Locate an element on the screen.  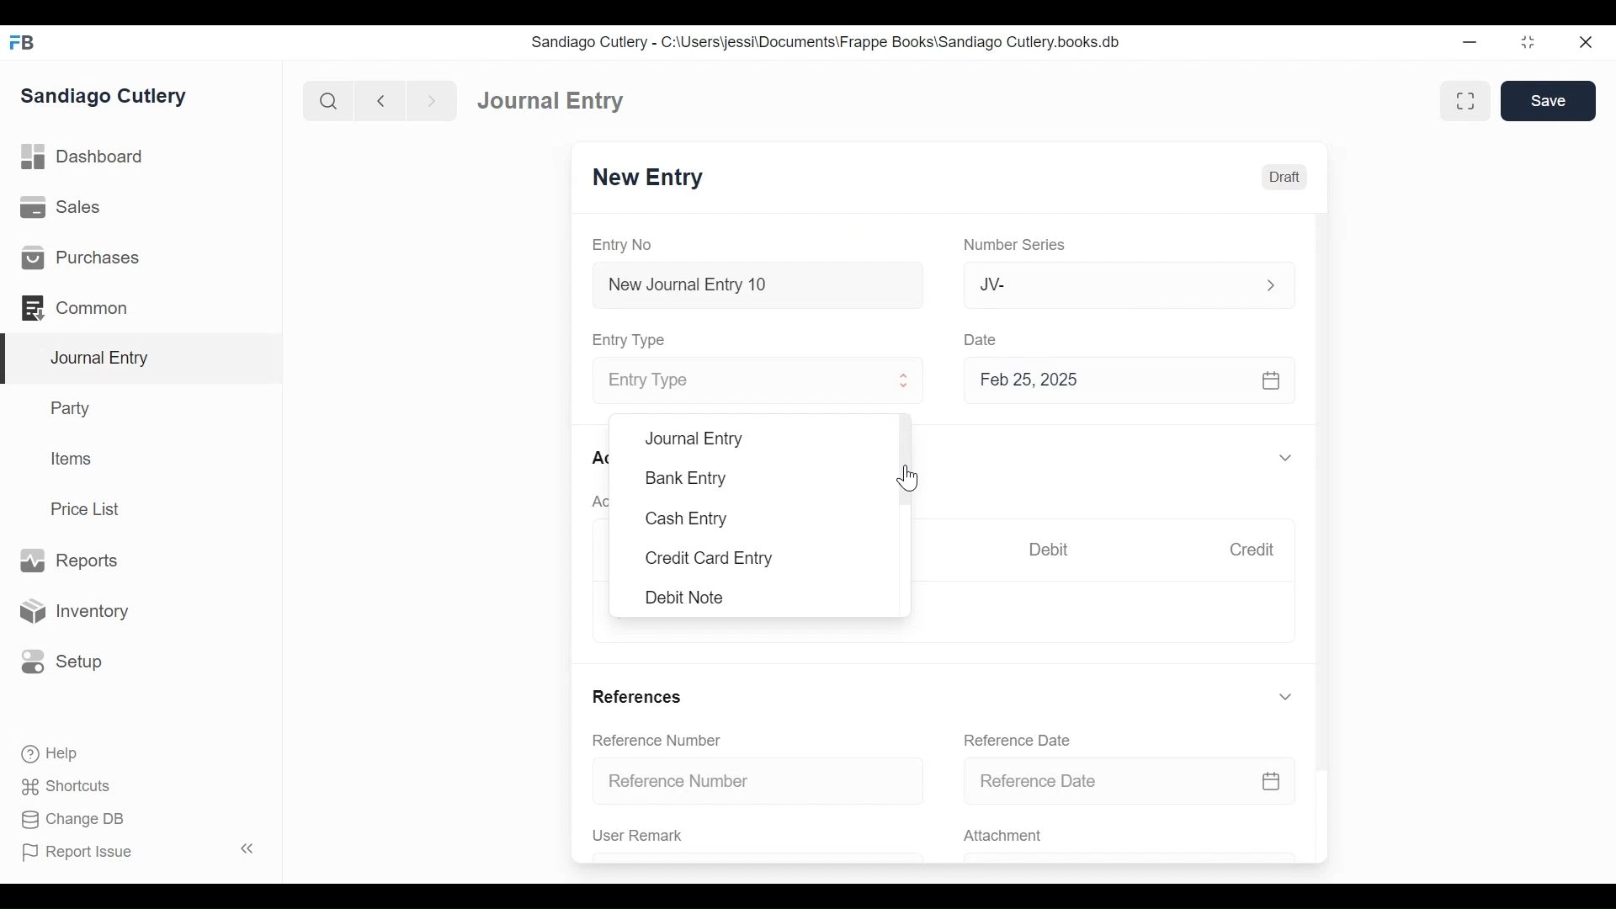
New Entry is located at coordinates (652, 179).